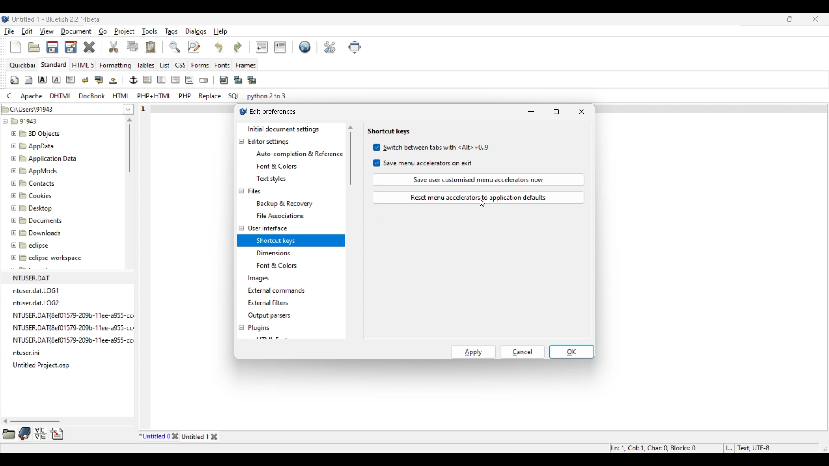 The height and width of the screenshot is (466, 829). I want to click on logo, so click(241, 113).